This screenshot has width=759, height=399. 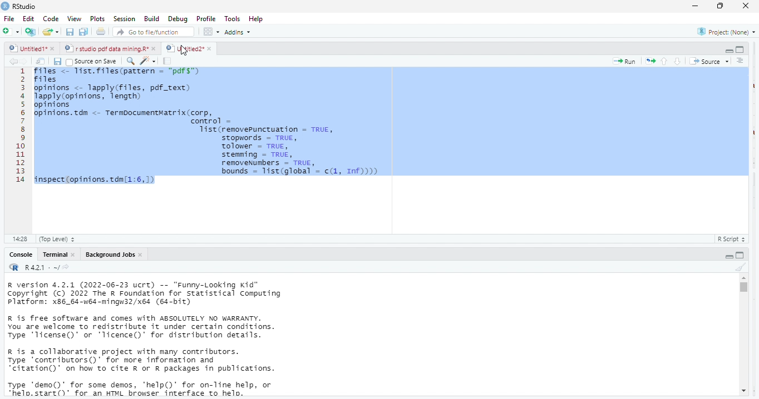 What do you see at coordinates (29, 32) in the screenshot?
I see `create a project` at bounding box center [29, 32].